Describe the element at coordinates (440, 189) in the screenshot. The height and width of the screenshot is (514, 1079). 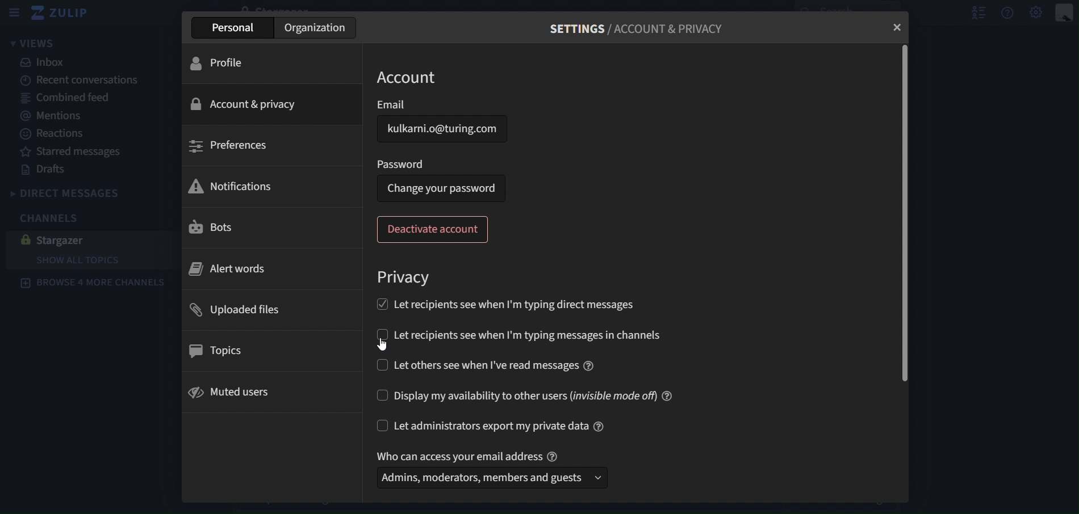
I see `change your password` at that location.